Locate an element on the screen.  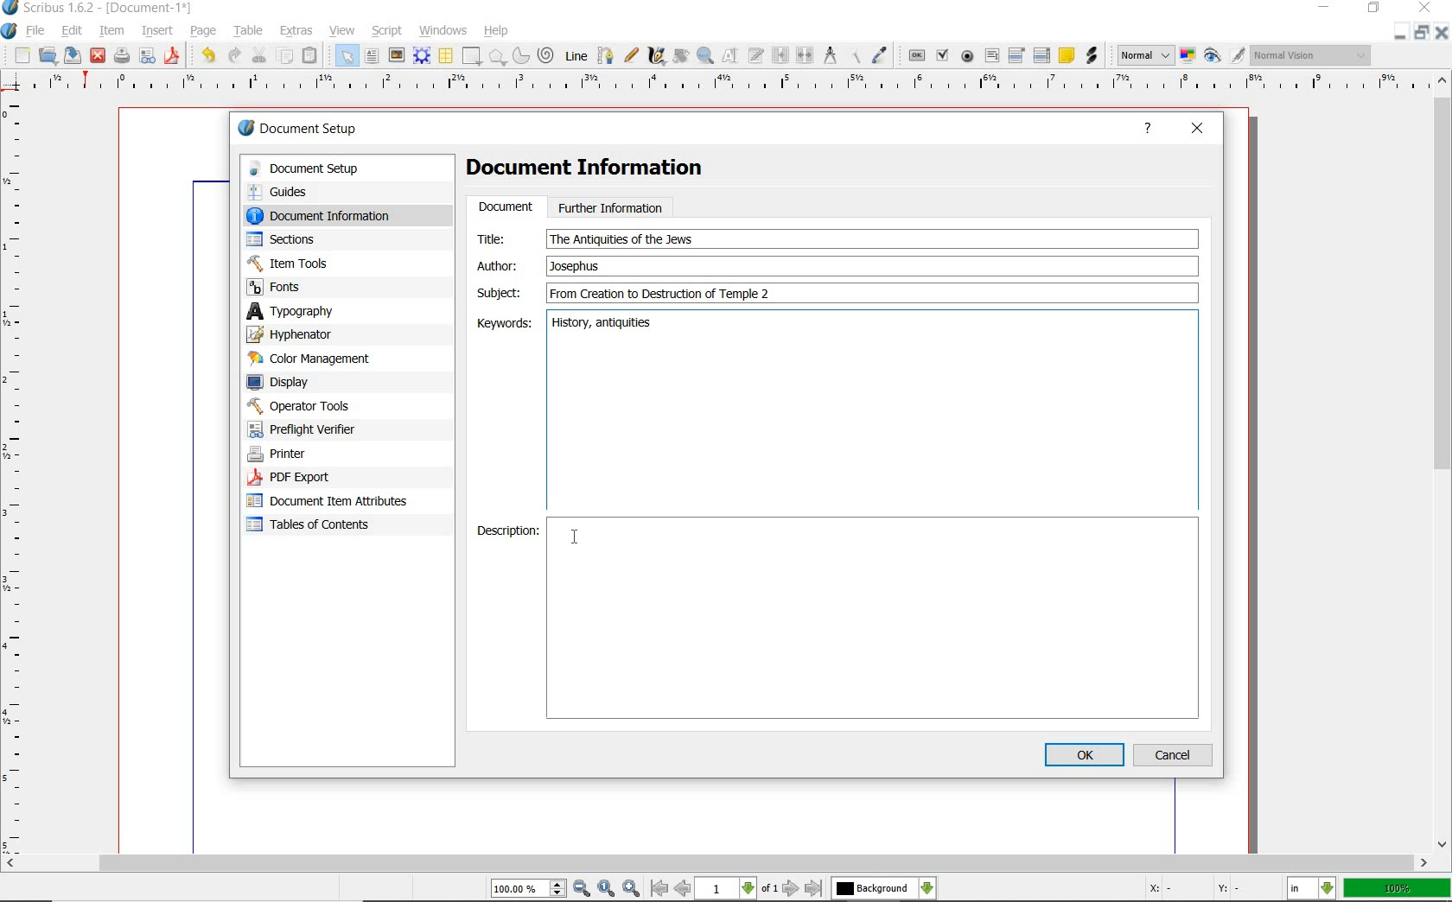
page is located at coordinates (207, 31).